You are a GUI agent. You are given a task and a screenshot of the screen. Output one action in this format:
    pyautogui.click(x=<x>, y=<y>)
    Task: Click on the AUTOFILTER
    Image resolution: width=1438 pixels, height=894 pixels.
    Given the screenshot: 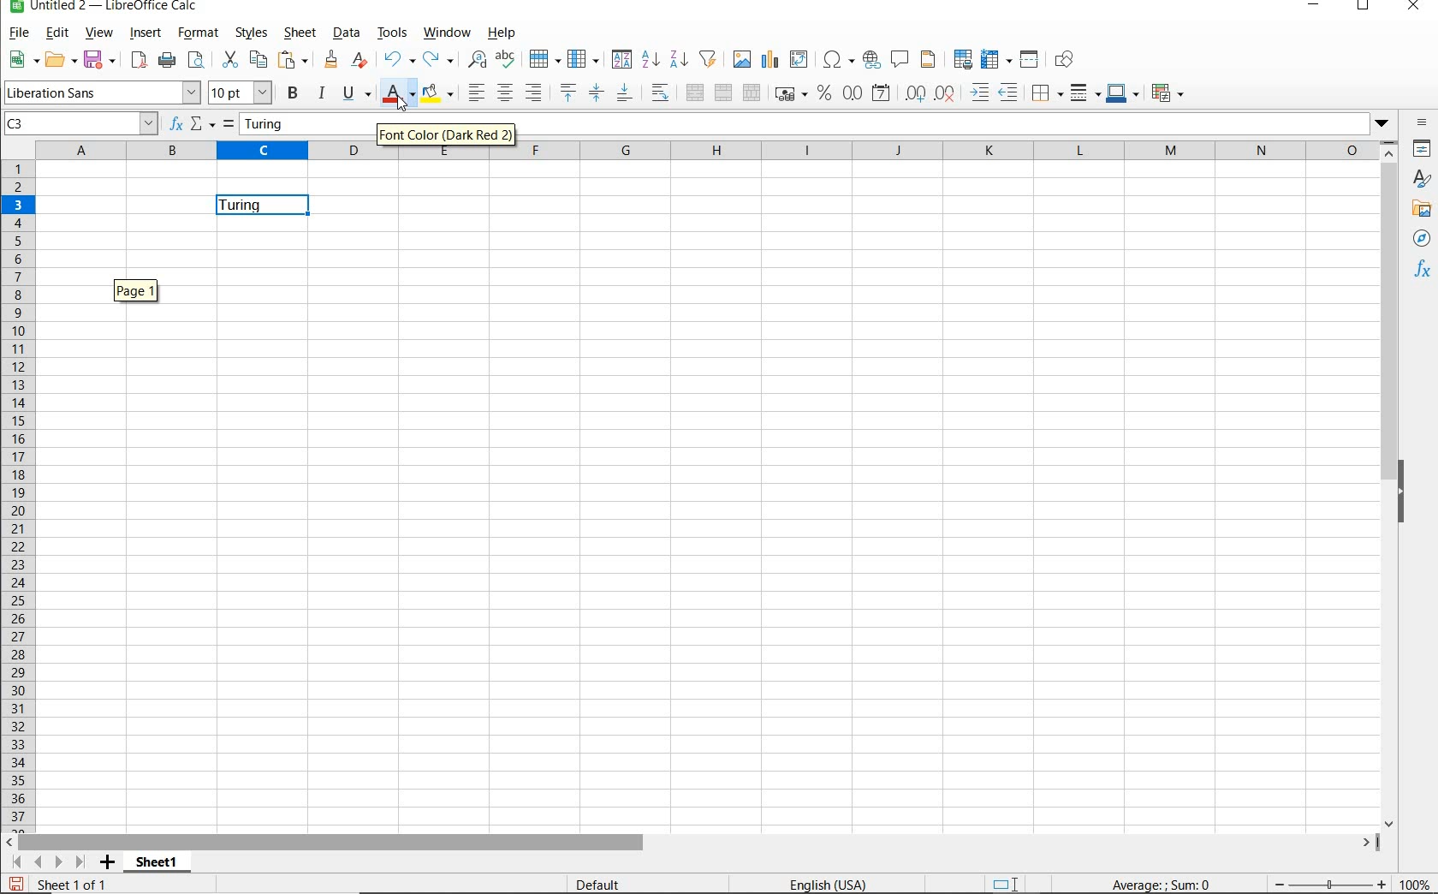 What is the action you would take?
    pyautogui.click(x=709, y=59)
    